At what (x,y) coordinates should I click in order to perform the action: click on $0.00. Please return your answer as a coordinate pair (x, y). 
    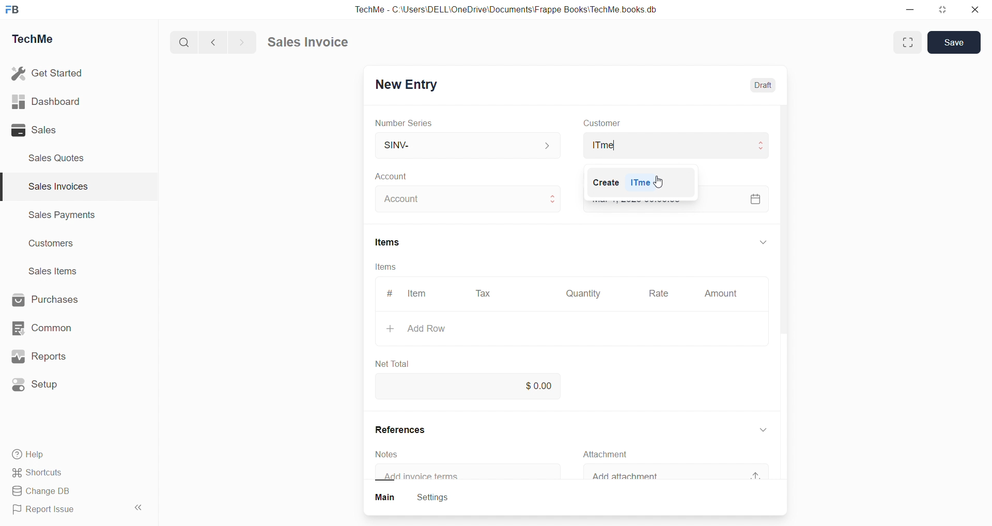
    Looking at the image, I should click on (542, 384).